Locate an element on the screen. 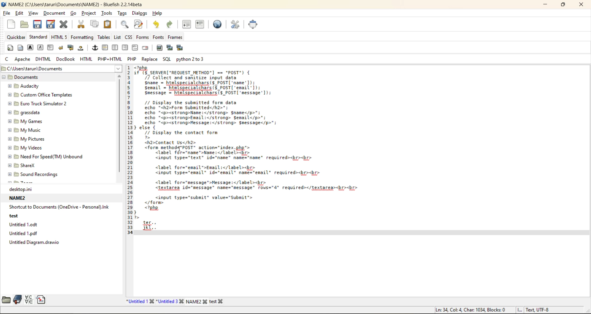 The image size is (591, 314). redo is located at coordinates (169, 25).